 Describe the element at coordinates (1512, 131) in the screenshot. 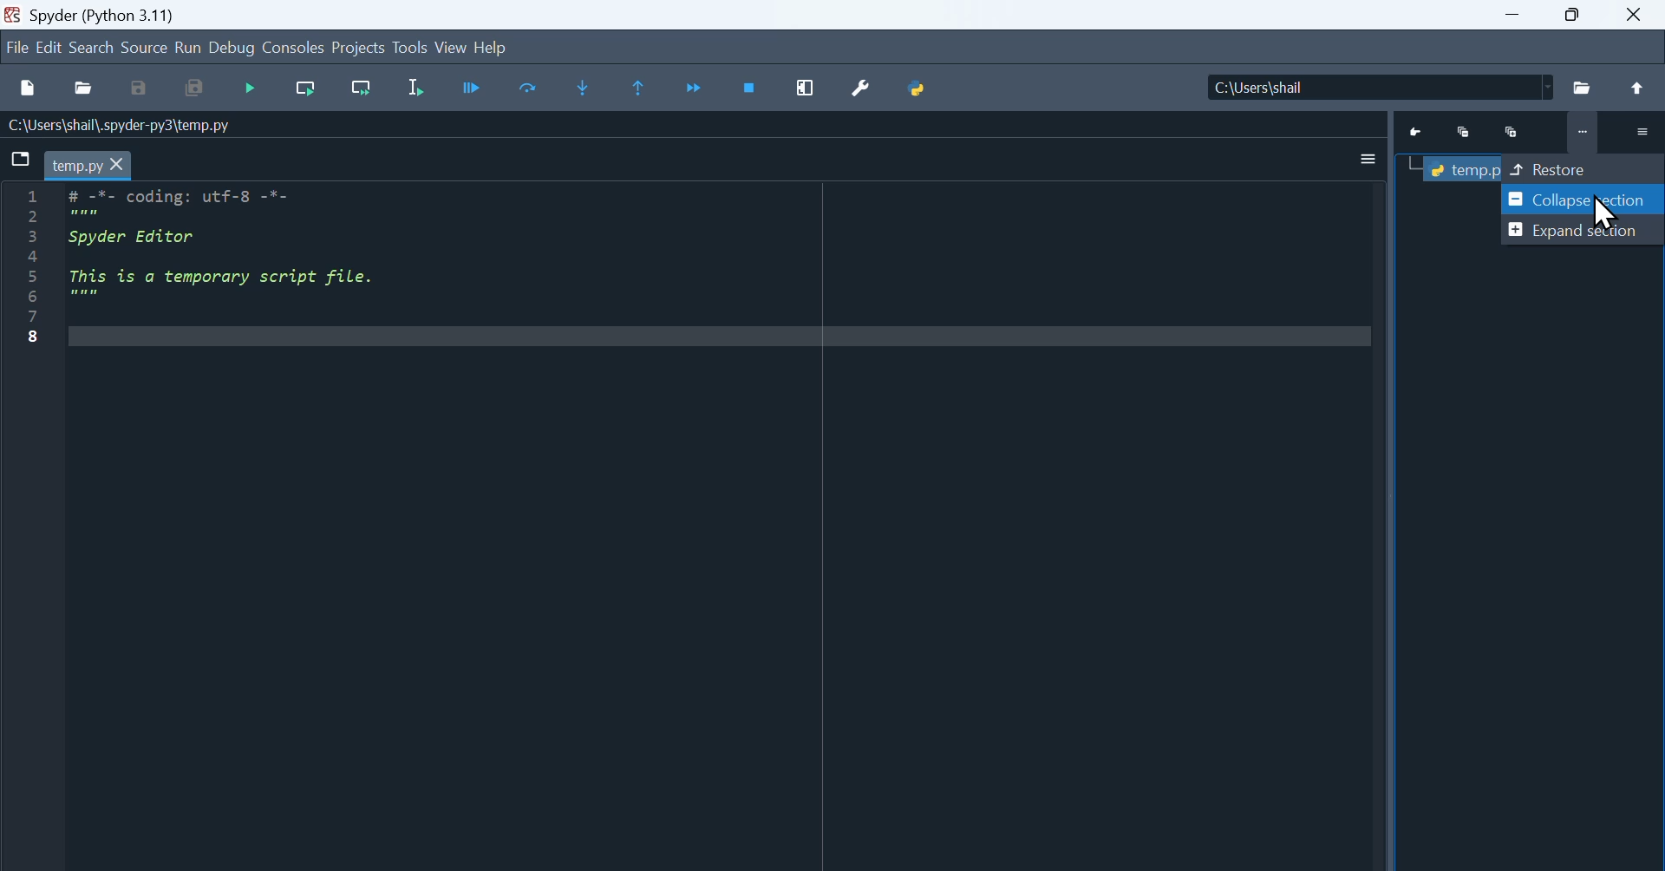

I see `Maximize` at that location.